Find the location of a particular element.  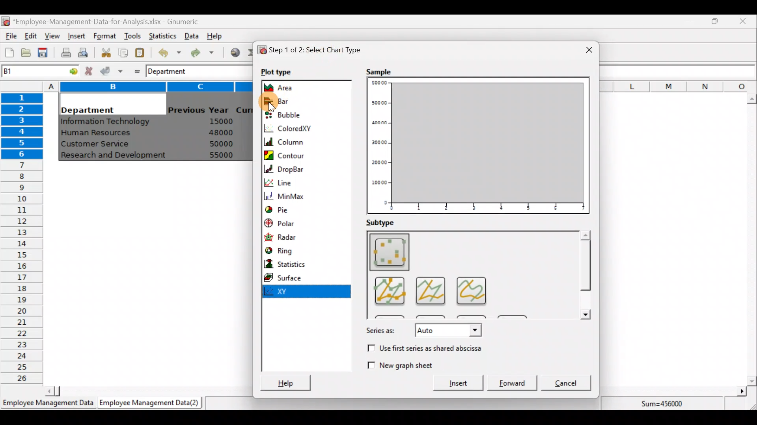

Radar is located at coordinates (296, 236).